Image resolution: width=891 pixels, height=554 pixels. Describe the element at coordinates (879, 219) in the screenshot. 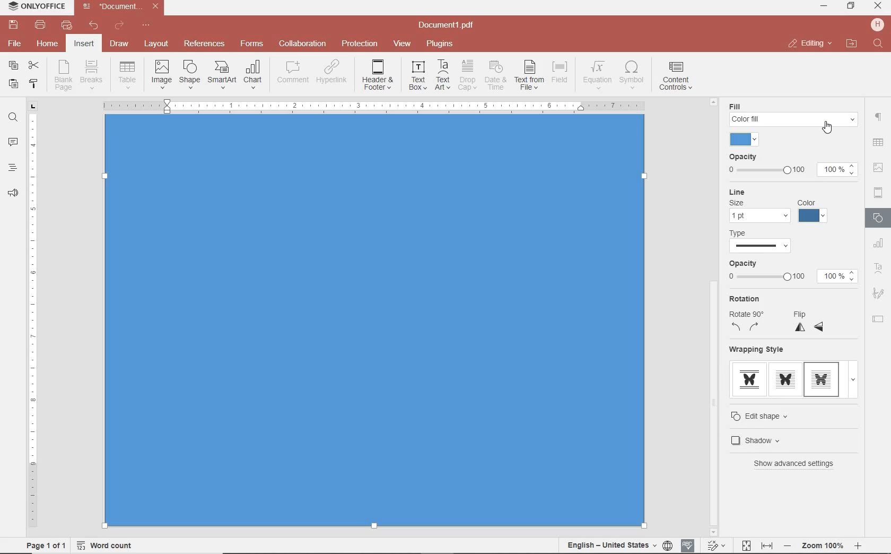

I see `SHAPES` at that location.